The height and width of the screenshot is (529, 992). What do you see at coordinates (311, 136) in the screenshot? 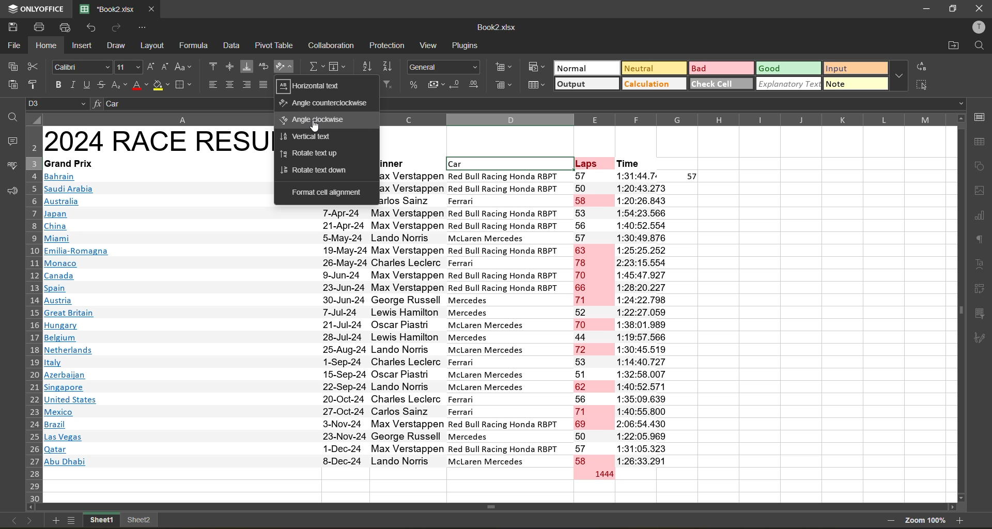
I see `vertical text` at bounding box center [311, 136].